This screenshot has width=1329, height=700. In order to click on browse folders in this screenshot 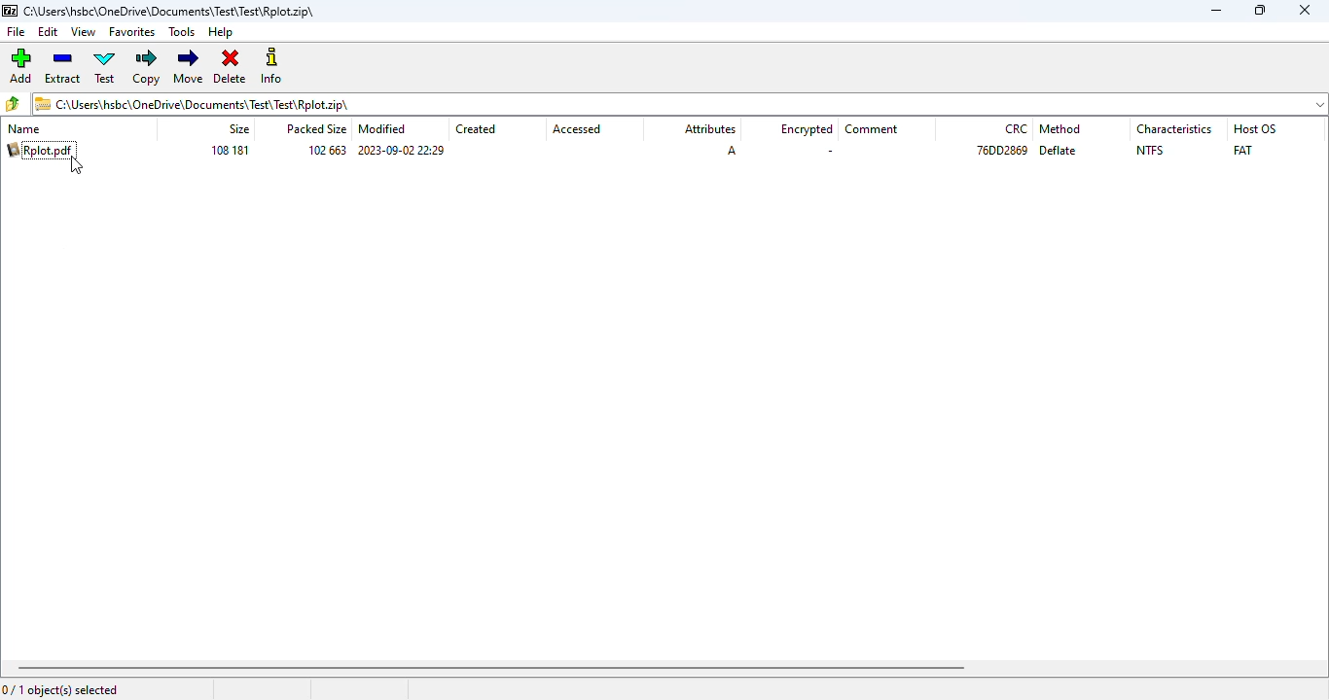, I will do `click(12, 103)`.